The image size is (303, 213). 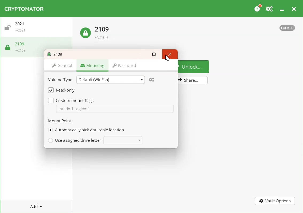 I want to click on close, so click(x=169, y=54).